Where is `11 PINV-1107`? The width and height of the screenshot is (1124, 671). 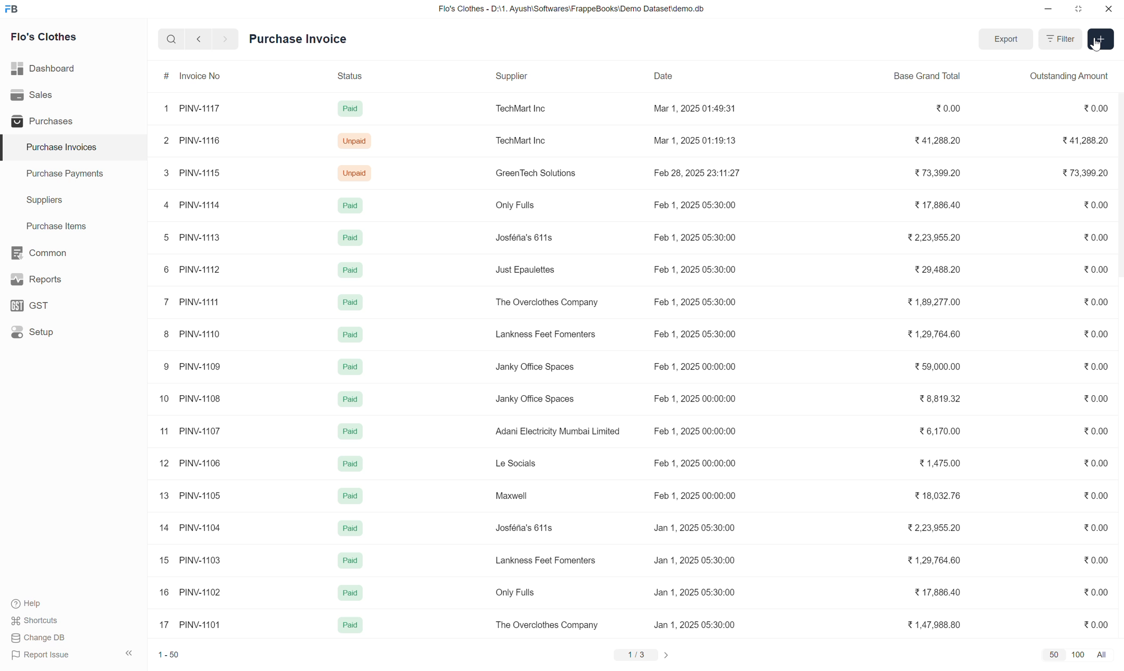
11 PINV-1107 is located at coordinates (191, 431).